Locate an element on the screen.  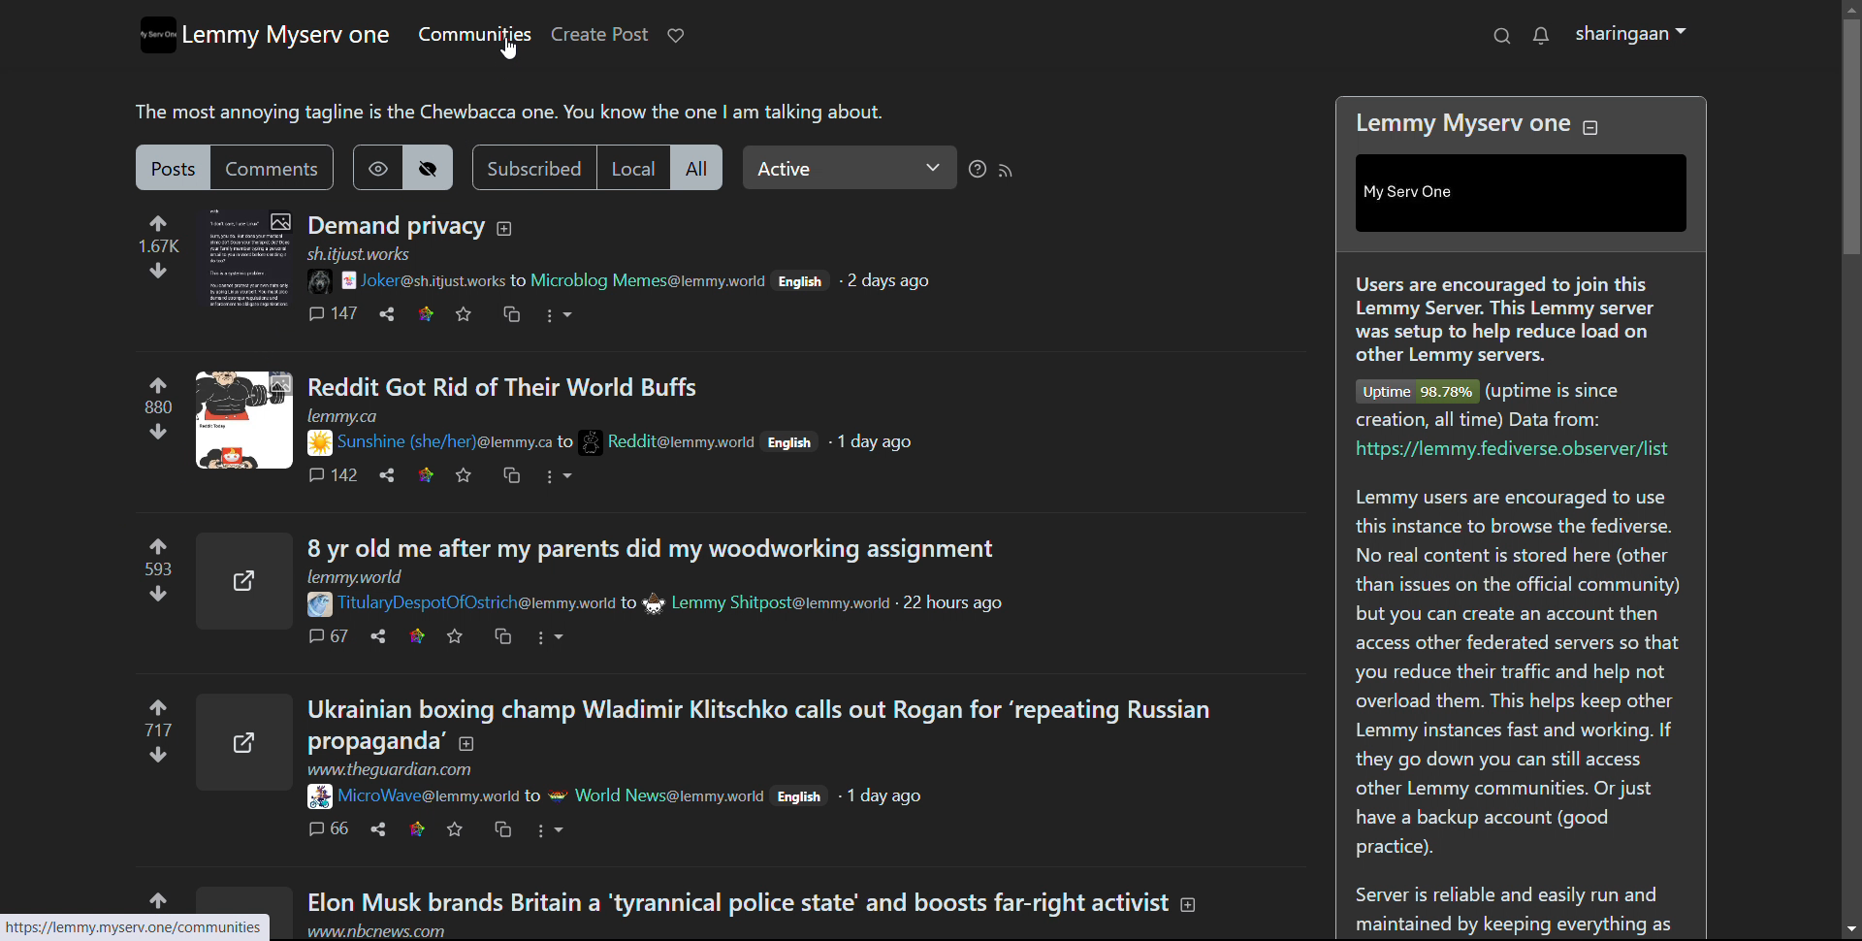
URL is located at coordinates (363, 576).